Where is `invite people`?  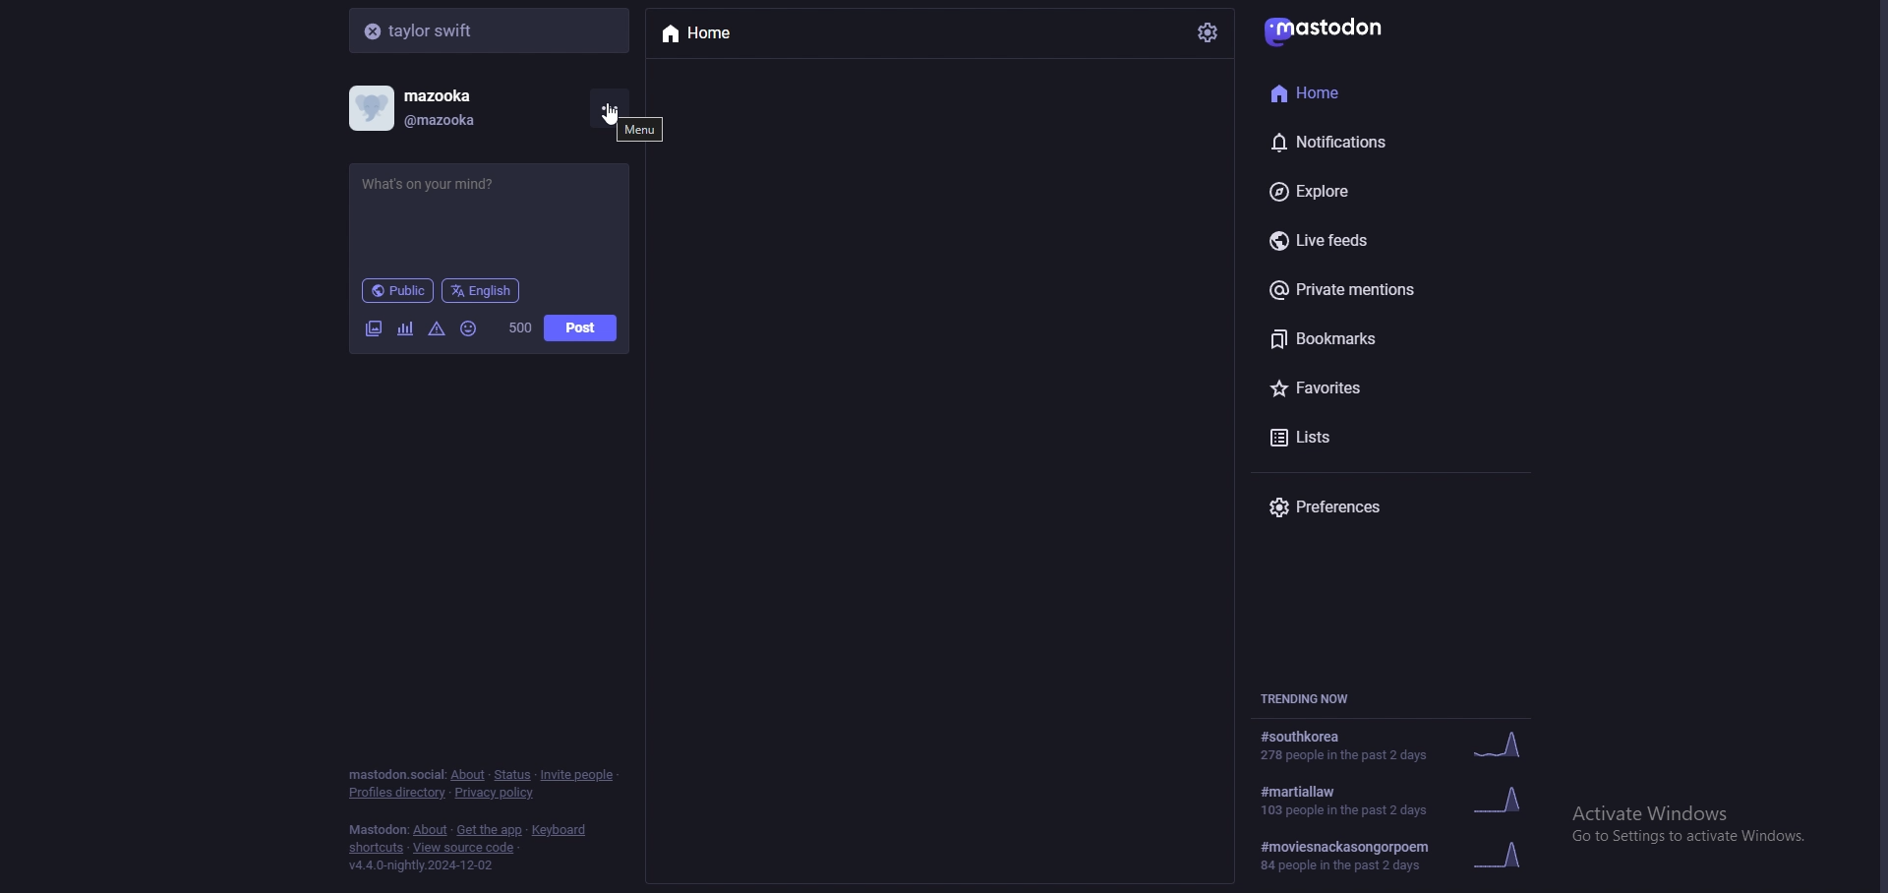 invite people is located at coordinates (581, 776).